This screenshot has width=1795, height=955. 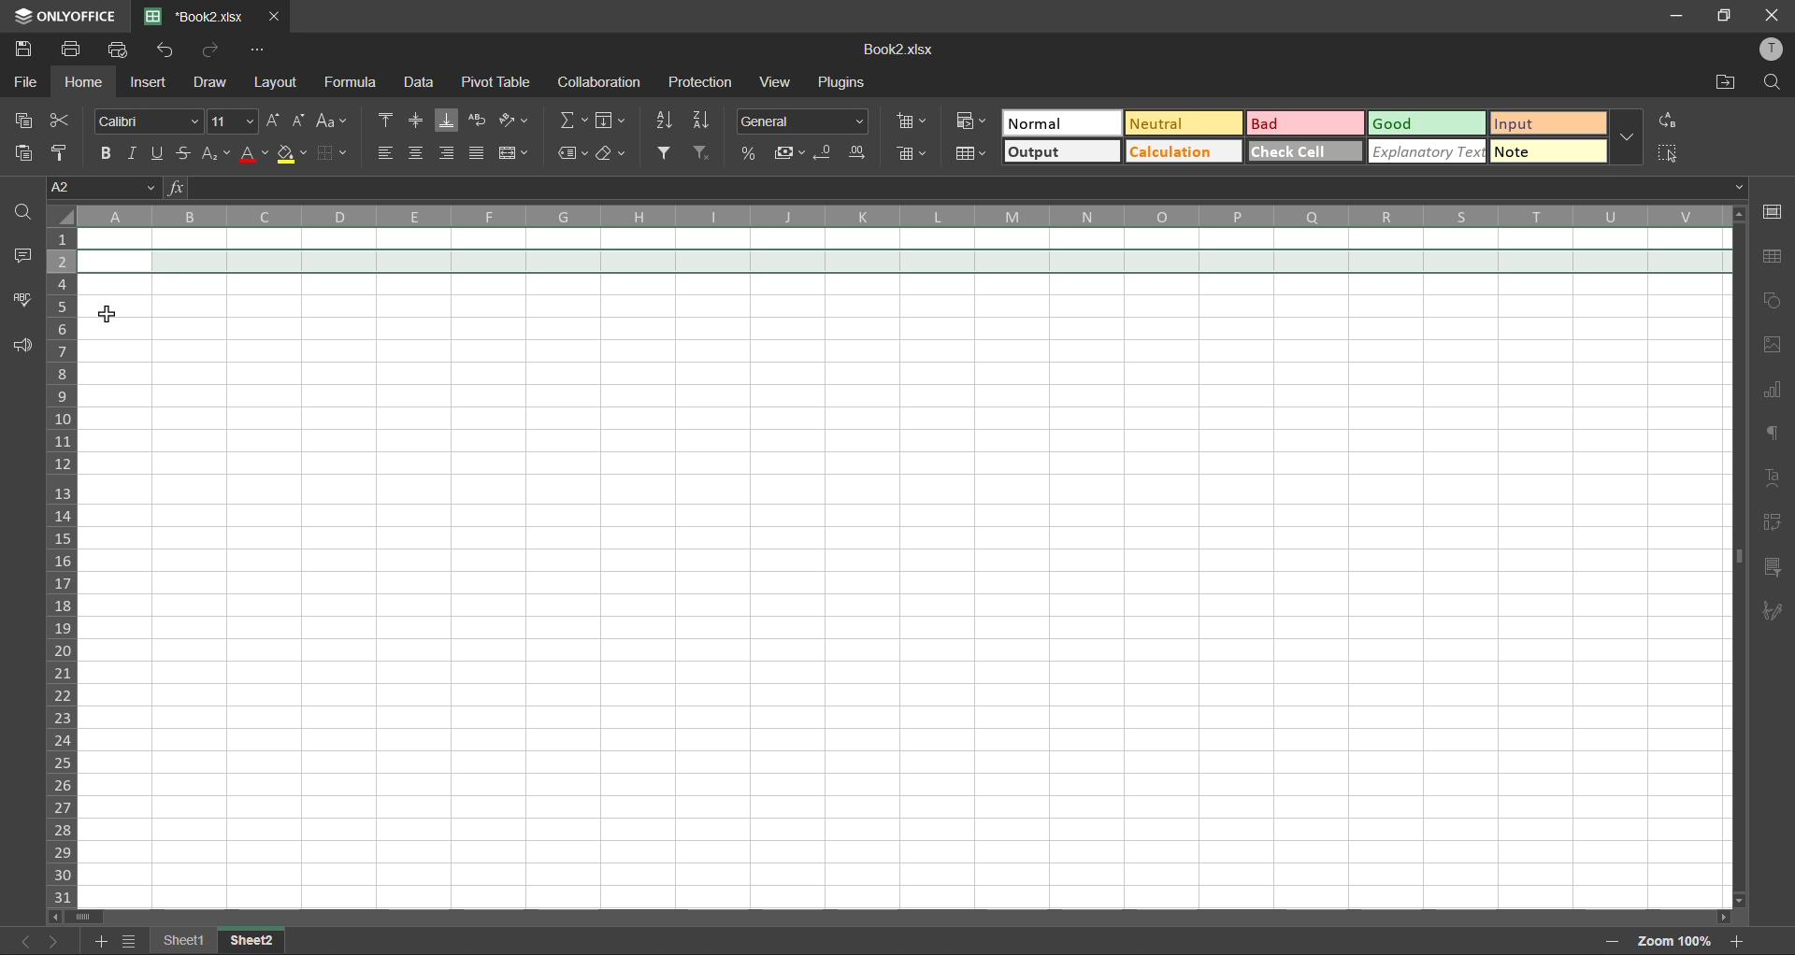 What do you see at coordinates (210, 50) in the screenshot?
I see `redo` at bounding box center [210, 50].